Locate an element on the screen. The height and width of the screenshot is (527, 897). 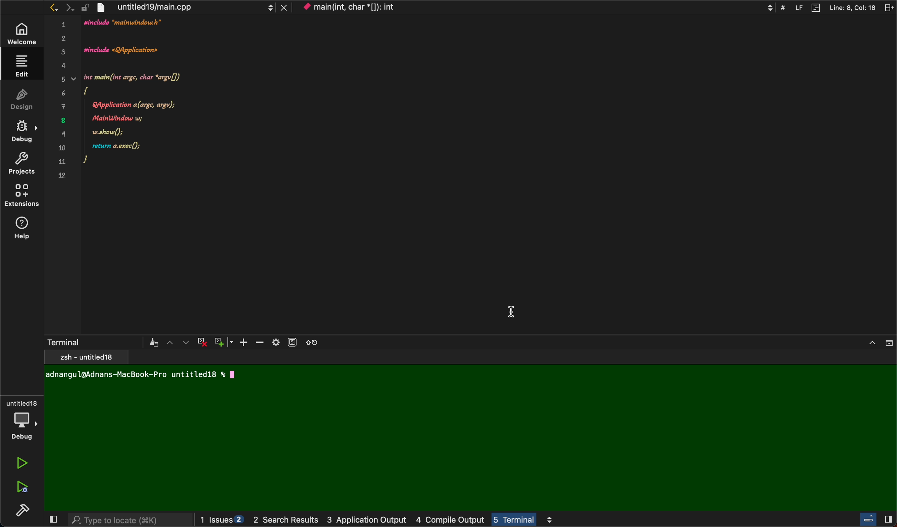
projects is located at coordinates (21, 165).